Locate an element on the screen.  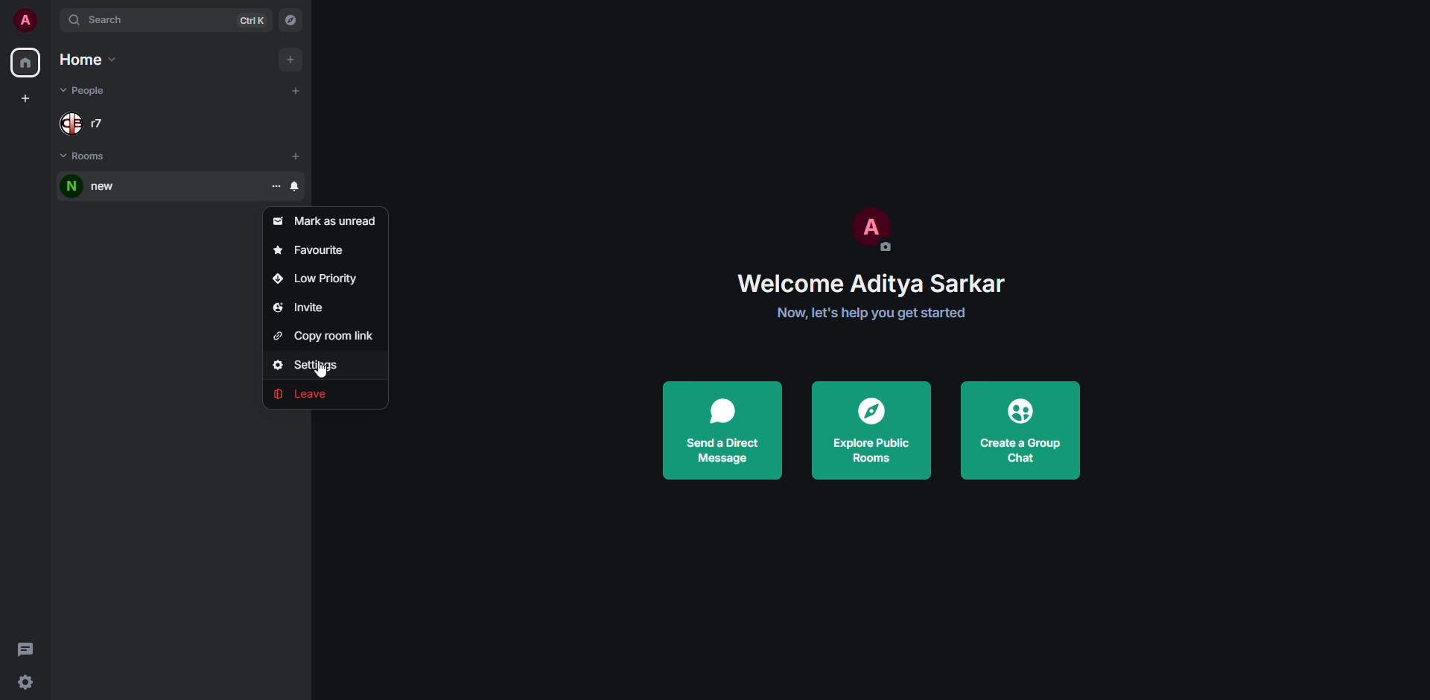
home is located at coordinates (90, 60).